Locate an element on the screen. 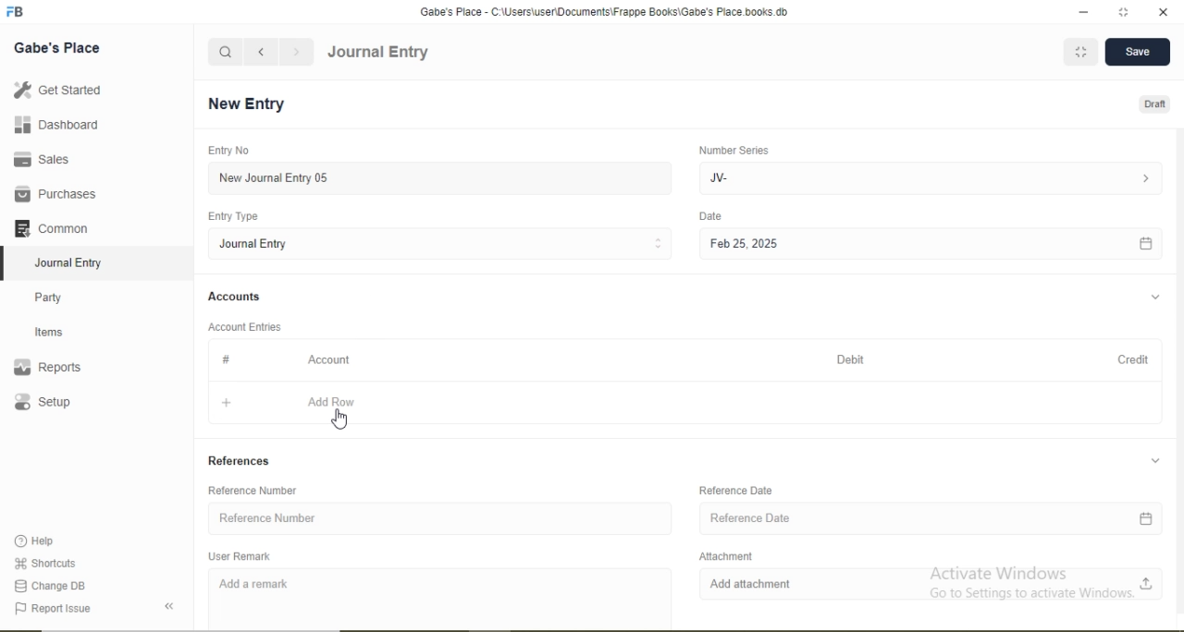 Image resolution: width=1184 pixels, height=632 pixels. Sales is located at coordinates (50, 159).